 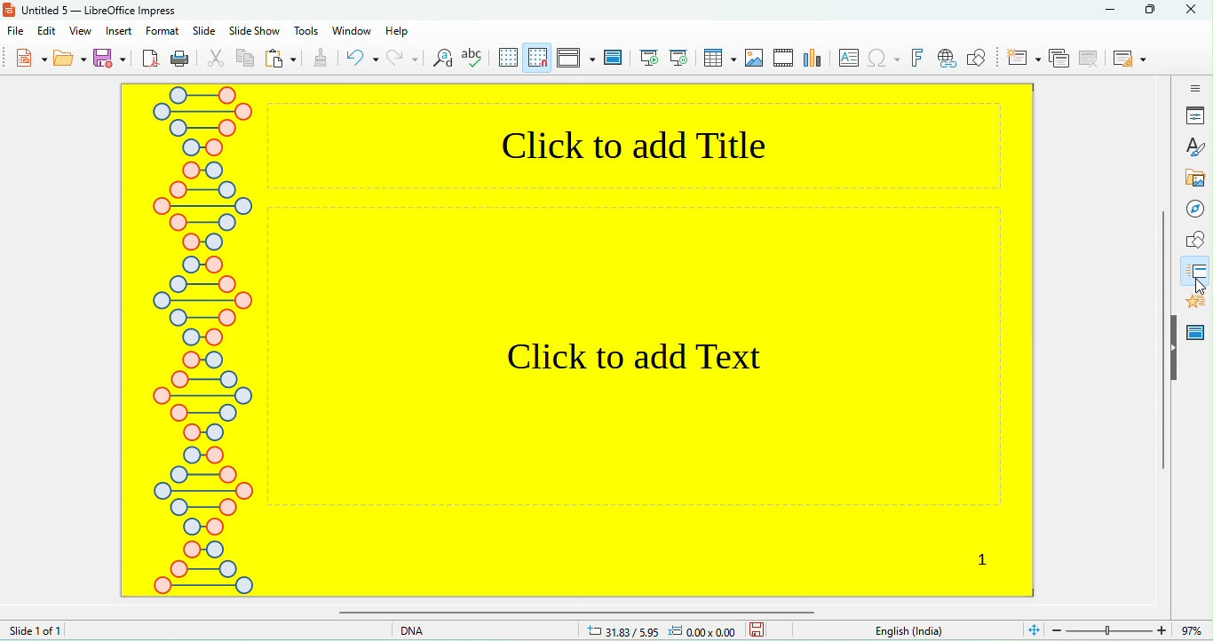 What do you see at coordinates (202, 31) in the screenshot?
I see `slide` at bounding box center [202, 31].